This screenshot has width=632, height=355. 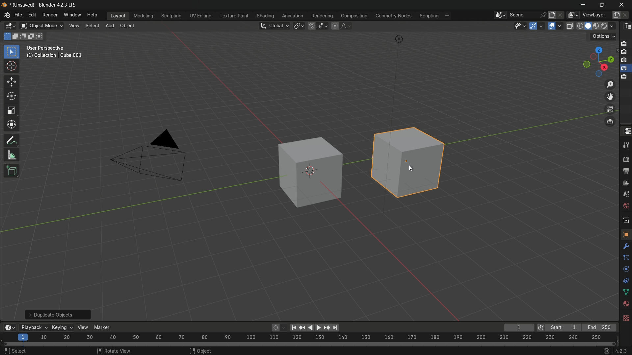 I want to click on camera, so click(x=153, y=156).